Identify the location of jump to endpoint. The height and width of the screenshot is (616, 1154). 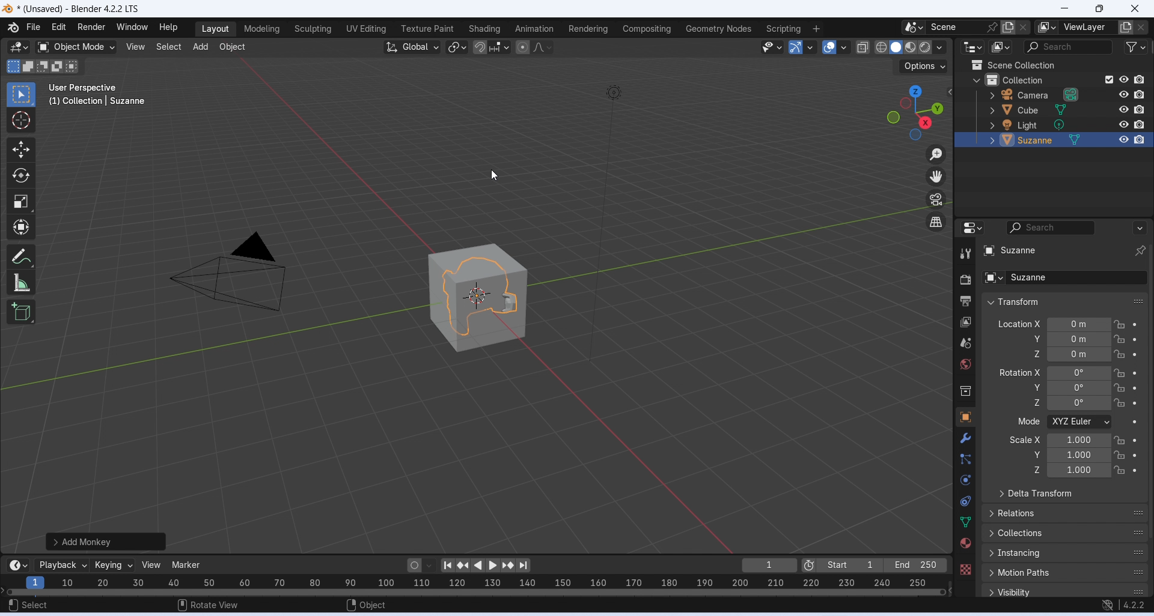
(523, 566).